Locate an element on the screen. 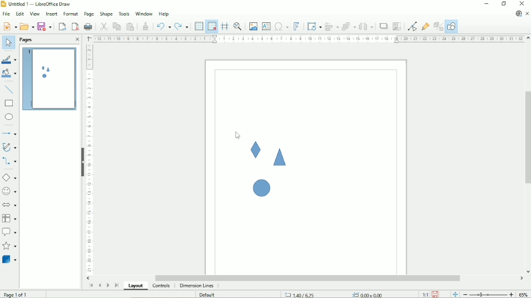 The width and height of the screenshot is (531, 298). Rectangle is located at coordinates (9, 103).